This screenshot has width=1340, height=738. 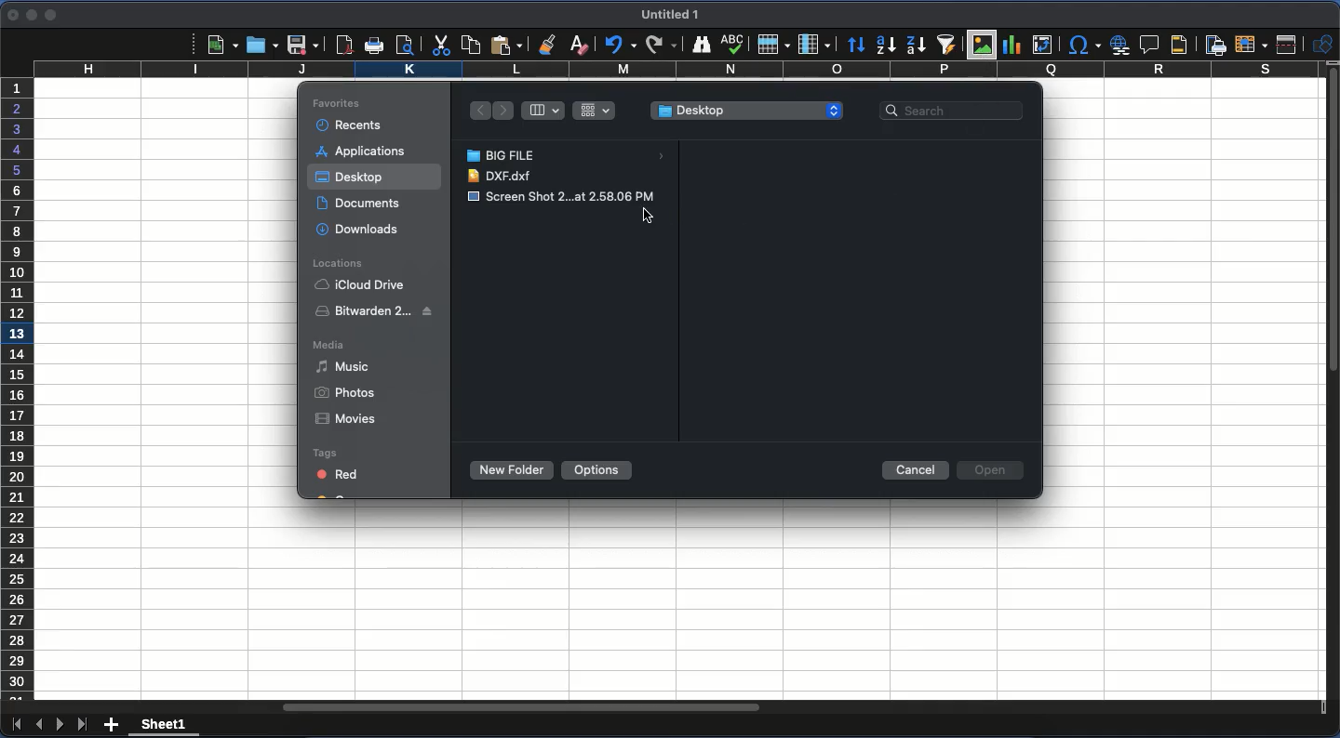 I want to click on sheet , so click(x=164, y=727).